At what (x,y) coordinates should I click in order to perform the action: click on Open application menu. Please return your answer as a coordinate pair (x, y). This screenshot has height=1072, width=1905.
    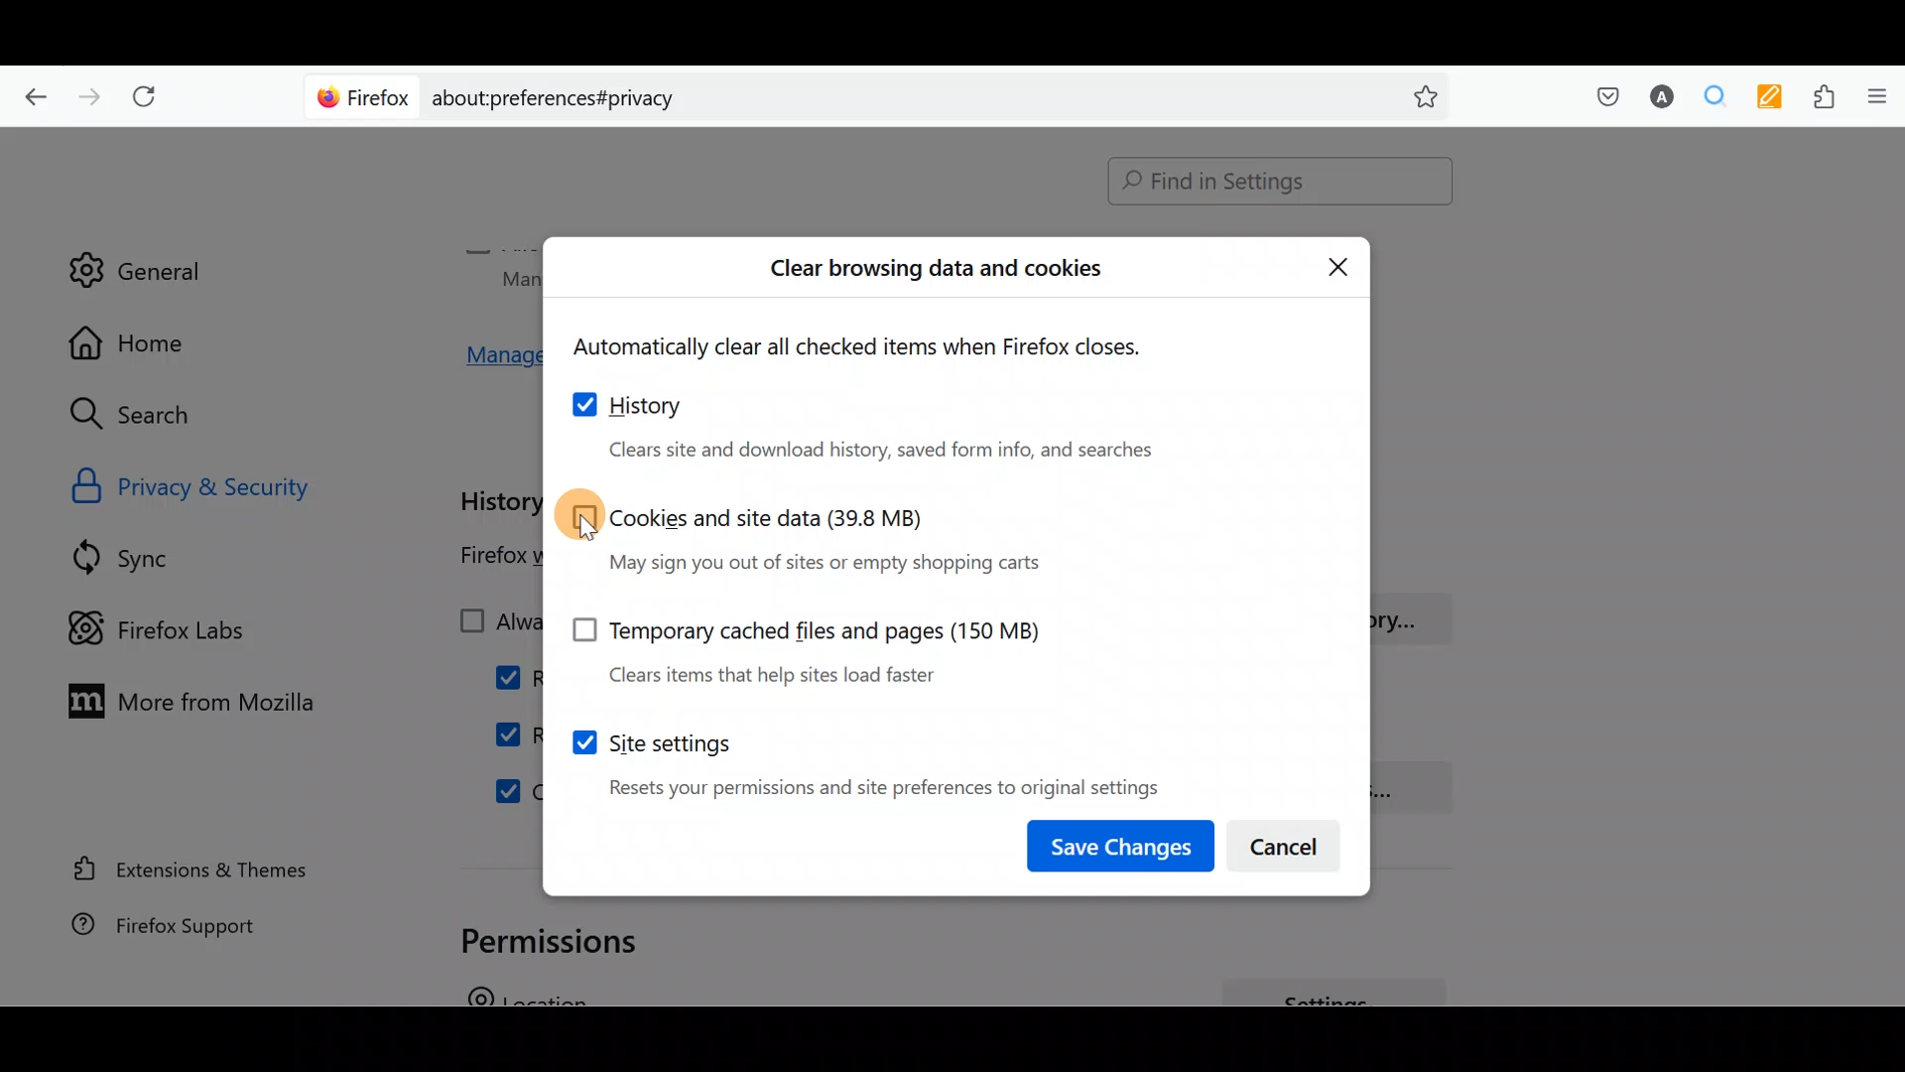
    Looking at the image, I should click on (1875, 98).